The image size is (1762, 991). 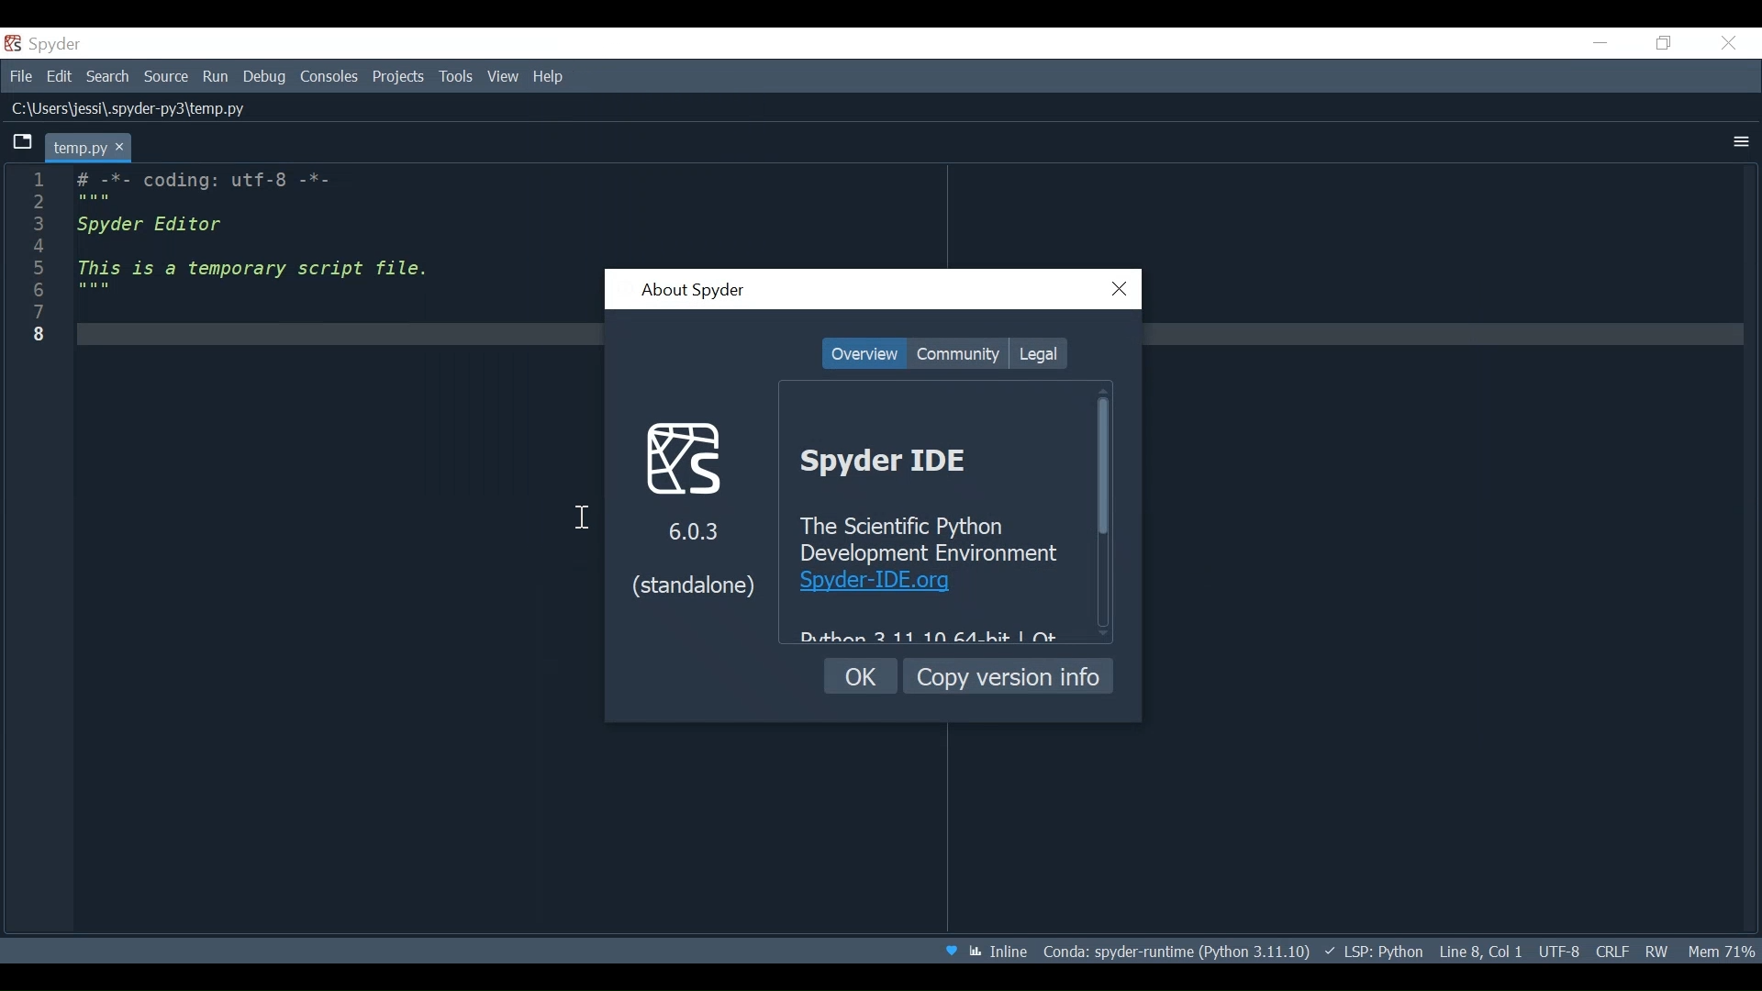 What do you see at coordinates (864, 353) in the screenshot?
I see `Overview` at bounding box center [864, 353].